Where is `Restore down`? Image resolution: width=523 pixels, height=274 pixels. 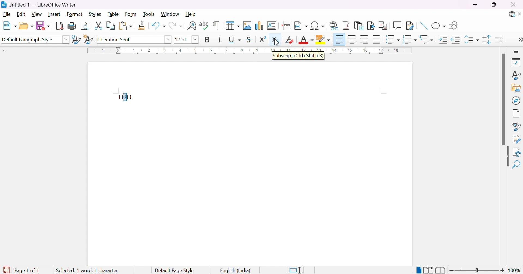
Restore down is located at coordinates (494, 5).